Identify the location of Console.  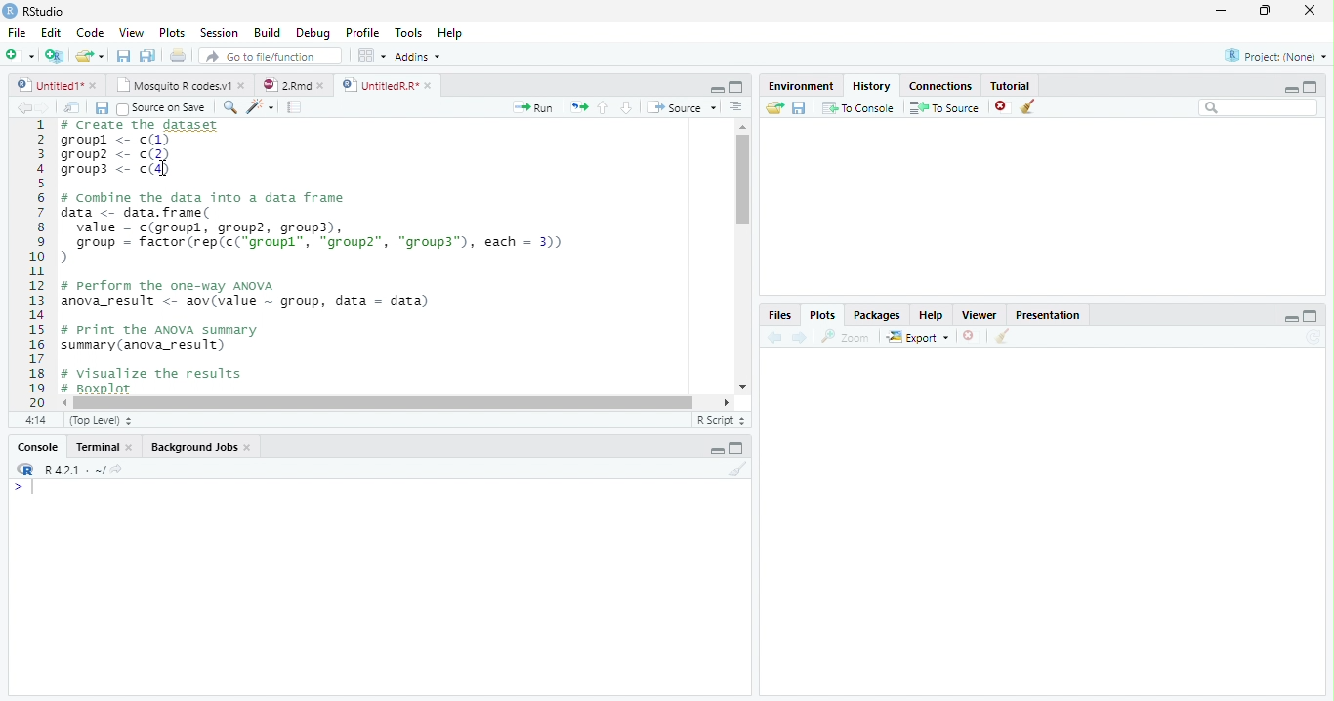
(37, 449).